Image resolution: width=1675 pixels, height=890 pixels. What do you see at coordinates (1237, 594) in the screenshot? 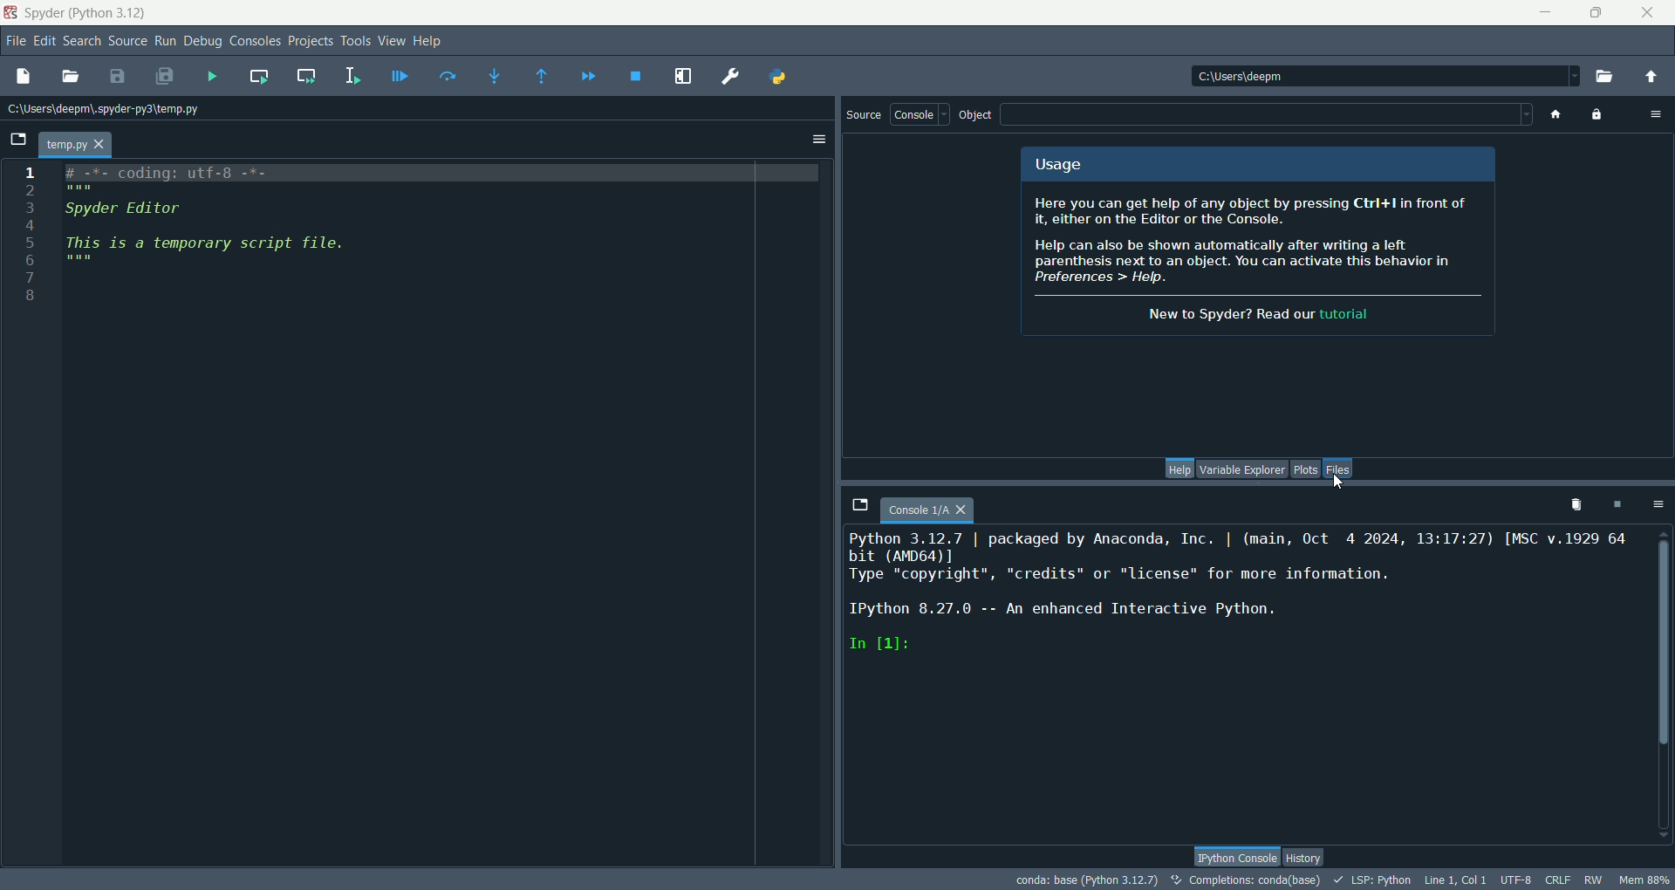
I see `console text` at bounding box center [1237, 594].